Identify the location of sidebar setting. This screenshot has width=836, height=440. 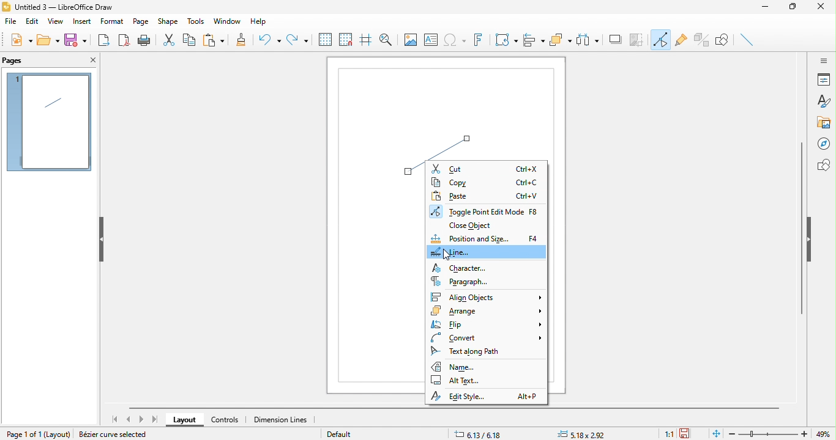
(824, 60).